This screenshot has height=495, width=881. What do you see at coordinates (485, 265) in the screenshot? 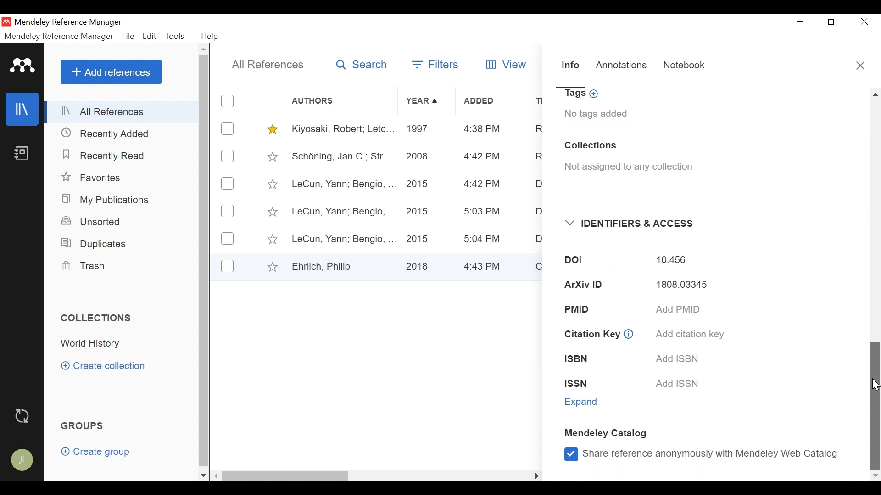
I see `4:43 PM` at bounding box center [485, 265].